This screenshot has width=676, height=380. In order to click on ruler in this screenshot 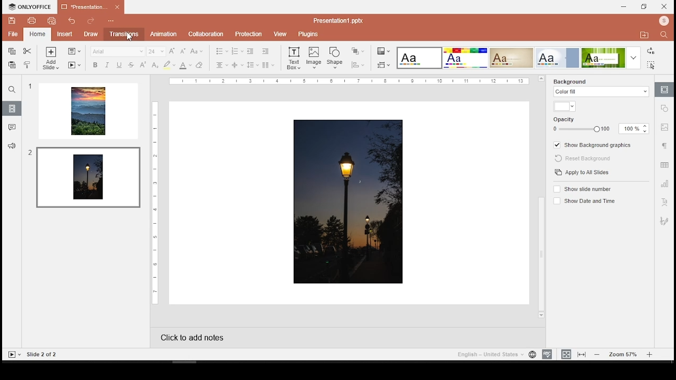, I will do `click(350, 81)`.